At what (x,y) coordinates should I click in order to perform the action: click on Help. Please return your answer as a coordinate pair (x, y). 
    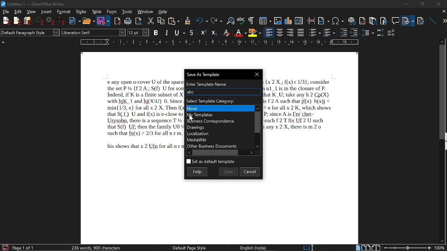
    Looking at the image, I should click on (163, 11).